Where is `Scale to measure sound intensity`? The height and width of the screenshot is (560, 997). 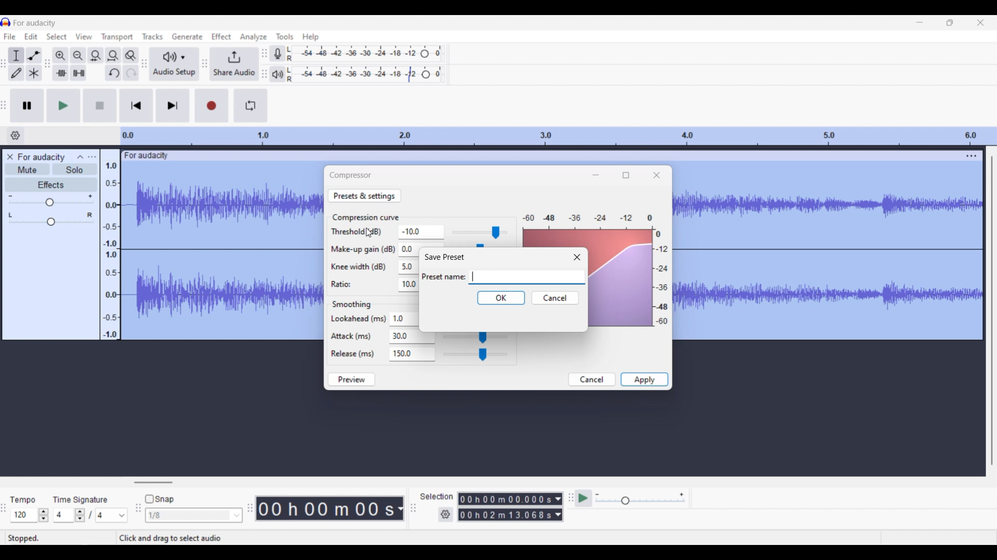 Scale to measure sound intensity is located at coordinates (111, 250).